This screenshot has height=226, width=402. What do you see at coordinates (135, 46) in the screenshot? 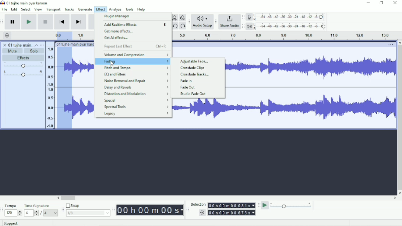
I see `Repeat Last Effect` at bounding box center [135, 46].